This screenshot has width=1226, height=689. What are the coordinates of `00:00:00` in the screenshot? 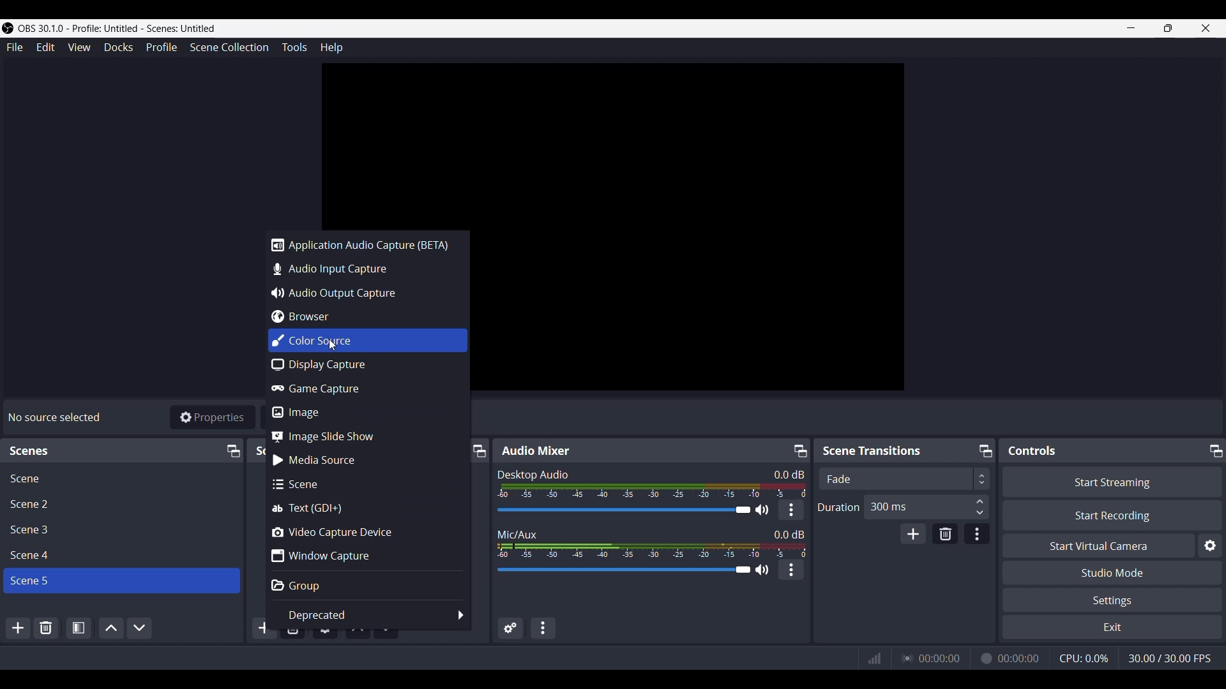 It's located at (941, 658).